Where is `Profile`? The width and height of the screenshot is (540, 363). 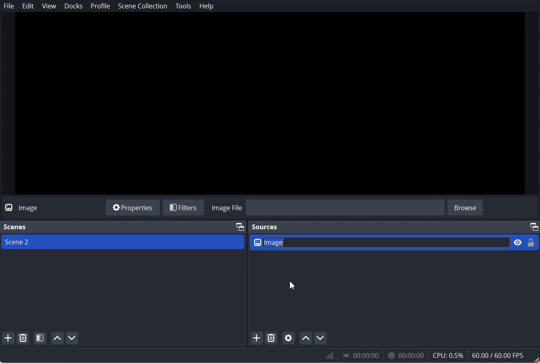 Profile is located at coordinates (100, 6).